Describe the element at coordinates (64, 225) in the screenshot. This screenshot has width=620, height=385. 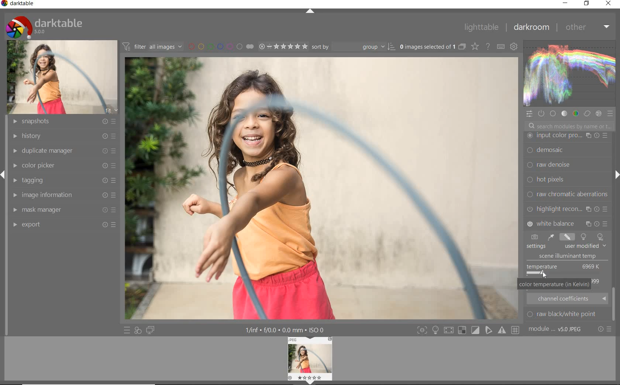
I see `export` at that location.